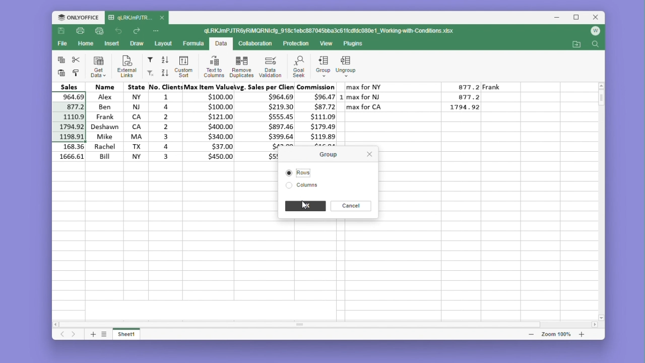  I want to click on Go forward, so click(137, 31).